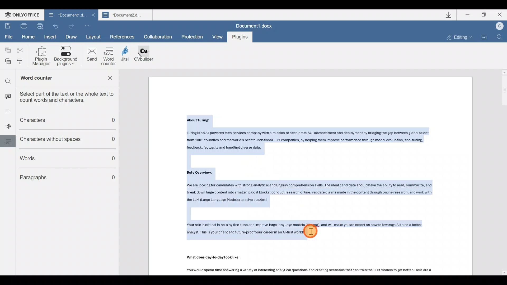 The image size is (507, 285). What do you see at coordinates (315, 188) in the screenshot?
I see `Role Overview:

‘We are looking for candidates with strong analytical and English comprehension skills. The ideal candidate should have the ability to read, summarize, and
pra am oe sar gent otc ms iis lc te Ban 1g ear, ert
ne Lrg Longuage ios o steps]` at bounding box center [315, 188].